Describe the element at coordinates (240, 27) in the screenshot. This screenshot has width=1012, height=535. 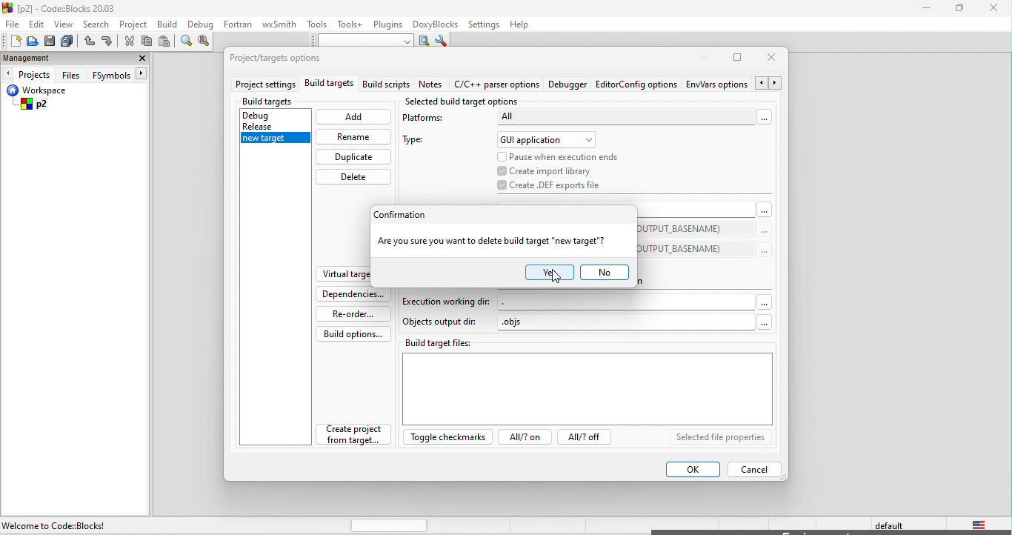
I see `fortran` at that location.